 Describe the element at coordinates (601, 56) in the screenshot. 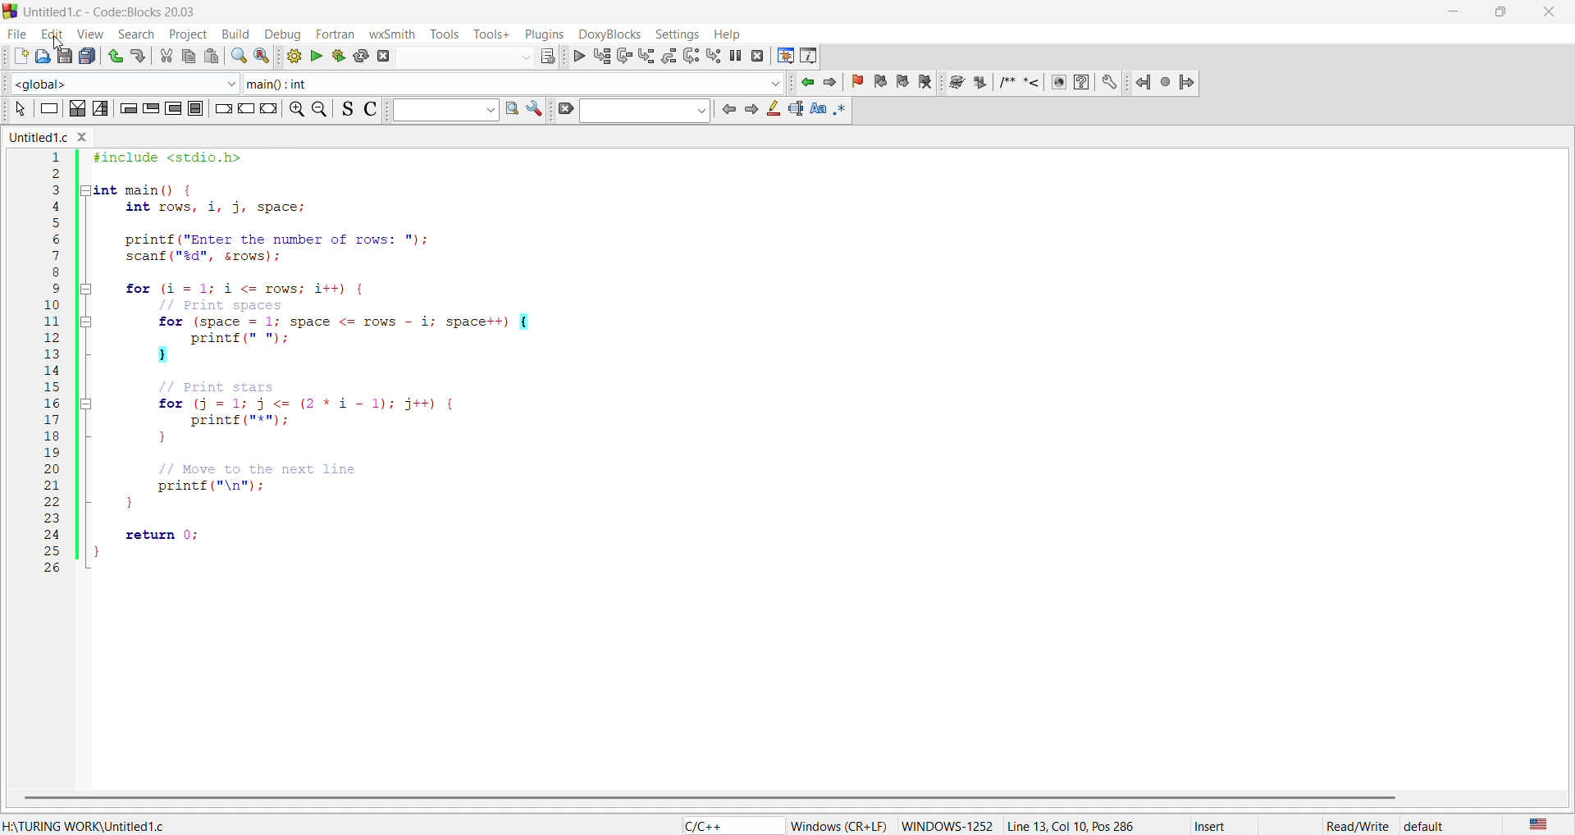

I see `run to cursor` at that location.